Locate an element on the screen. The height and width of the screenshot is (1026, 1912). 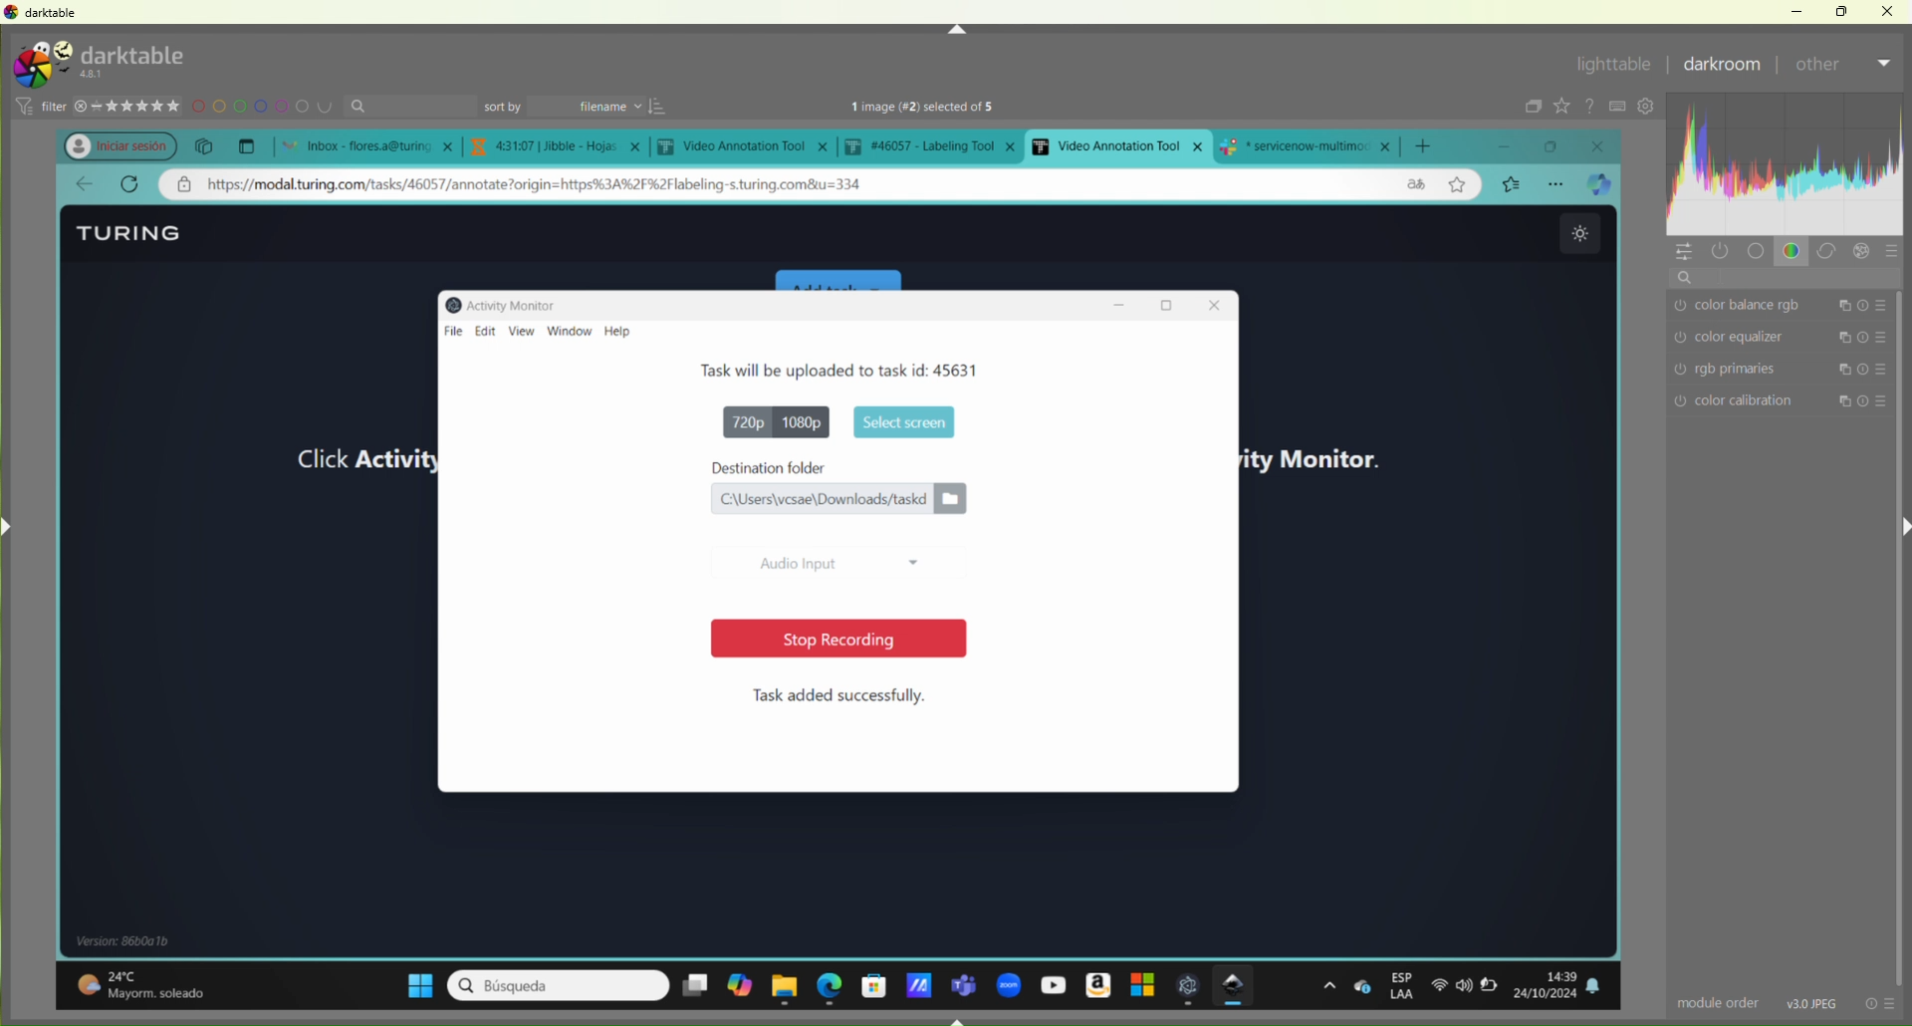
rgb primaries is located at coordinates (1775, 371).